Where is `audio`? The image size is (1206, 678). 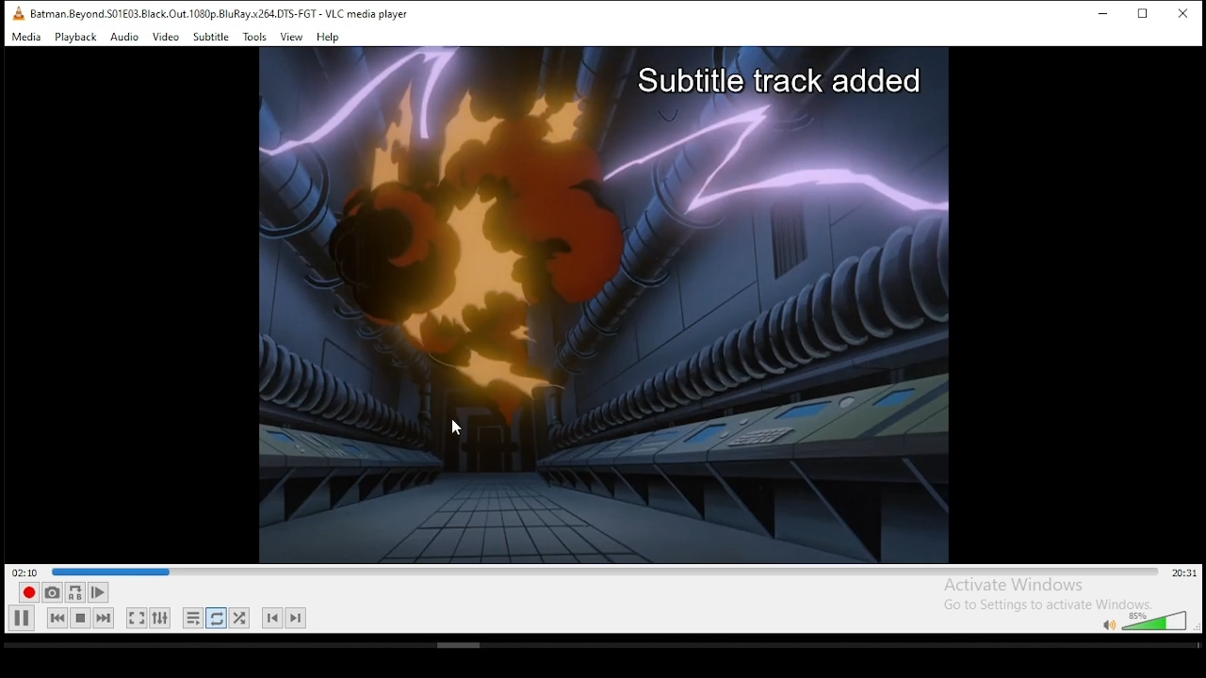 audio is located at coordinates (125, 38).